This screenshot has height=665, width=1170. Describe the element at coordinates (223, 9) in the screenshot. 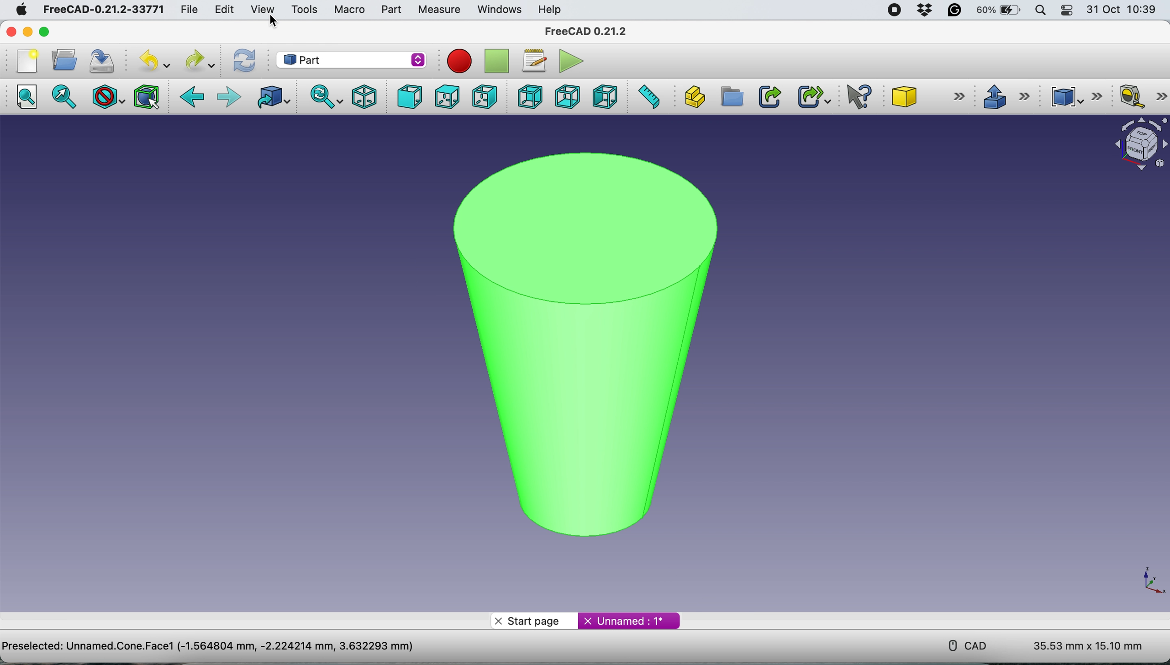

I see `edit` at that location.